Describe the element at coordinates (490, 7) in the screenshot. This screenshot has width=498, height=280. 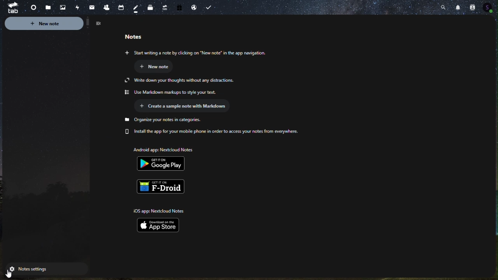
I see `Profile` at that location.